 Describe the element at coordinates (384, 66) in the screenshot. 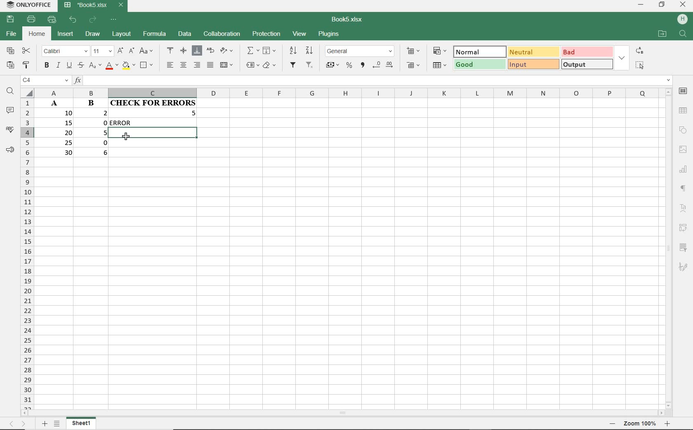

I see `CHANGE DECIMAL` at that location.